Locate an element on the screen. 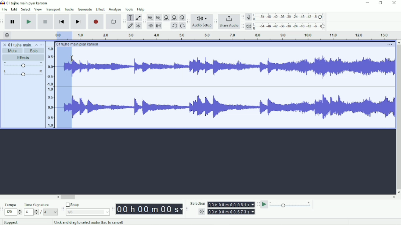 Image resolution: width=401 pixels, height=225 pixels. Audacity time toolbar is located at coordinates (113, 209).